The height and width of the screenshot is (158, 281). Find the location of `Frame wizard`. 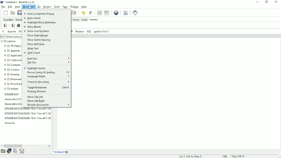

Frame wizard is located at coordinates (5, 25).